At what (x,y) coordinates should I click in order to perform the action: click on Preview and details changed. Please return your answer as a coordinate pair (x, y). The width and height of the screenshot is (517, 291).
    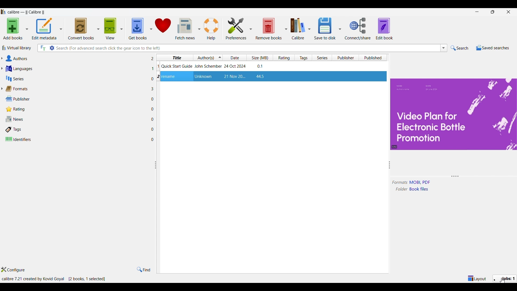
    Looking at the image, I should click on (453, 114).